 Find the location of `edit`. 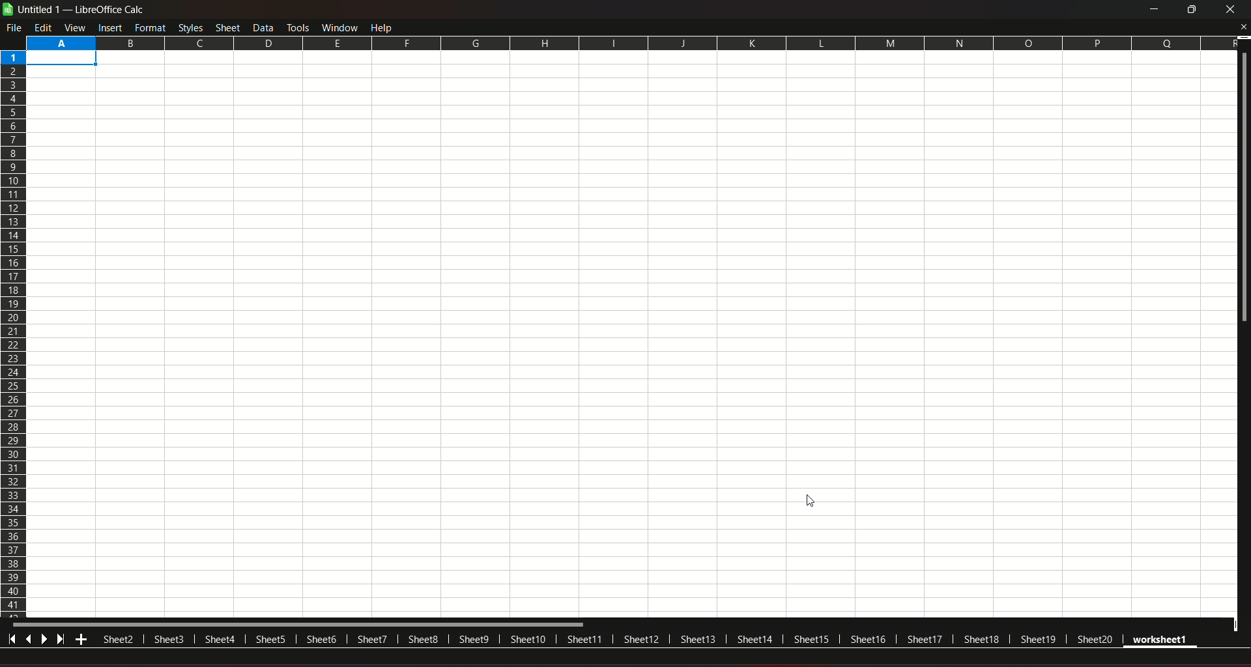

edit is located at coordinates (44, 27).